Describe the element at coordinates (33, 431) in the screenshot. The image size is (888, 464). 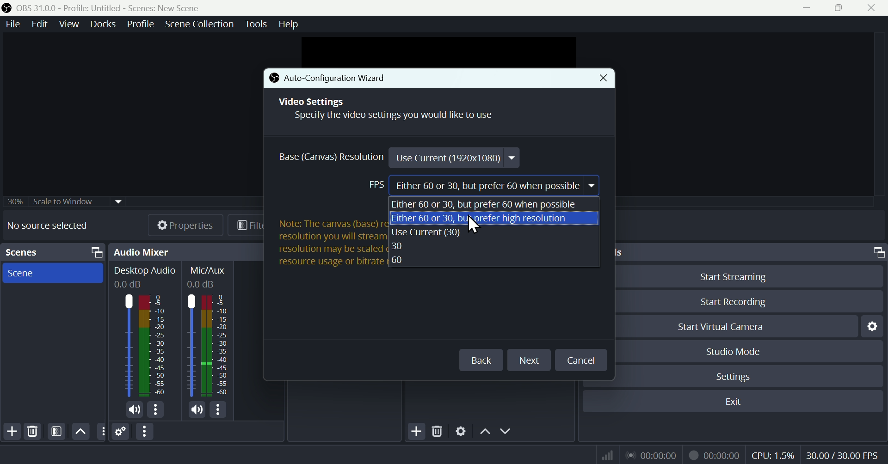
I see `Delete` at that location.